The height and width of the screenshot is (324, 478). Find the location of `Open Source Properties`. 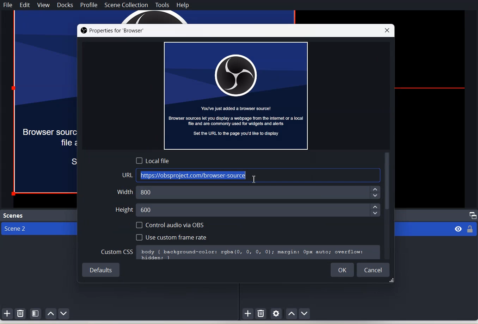

Open Source Properties is located at coordinates (276, 314).